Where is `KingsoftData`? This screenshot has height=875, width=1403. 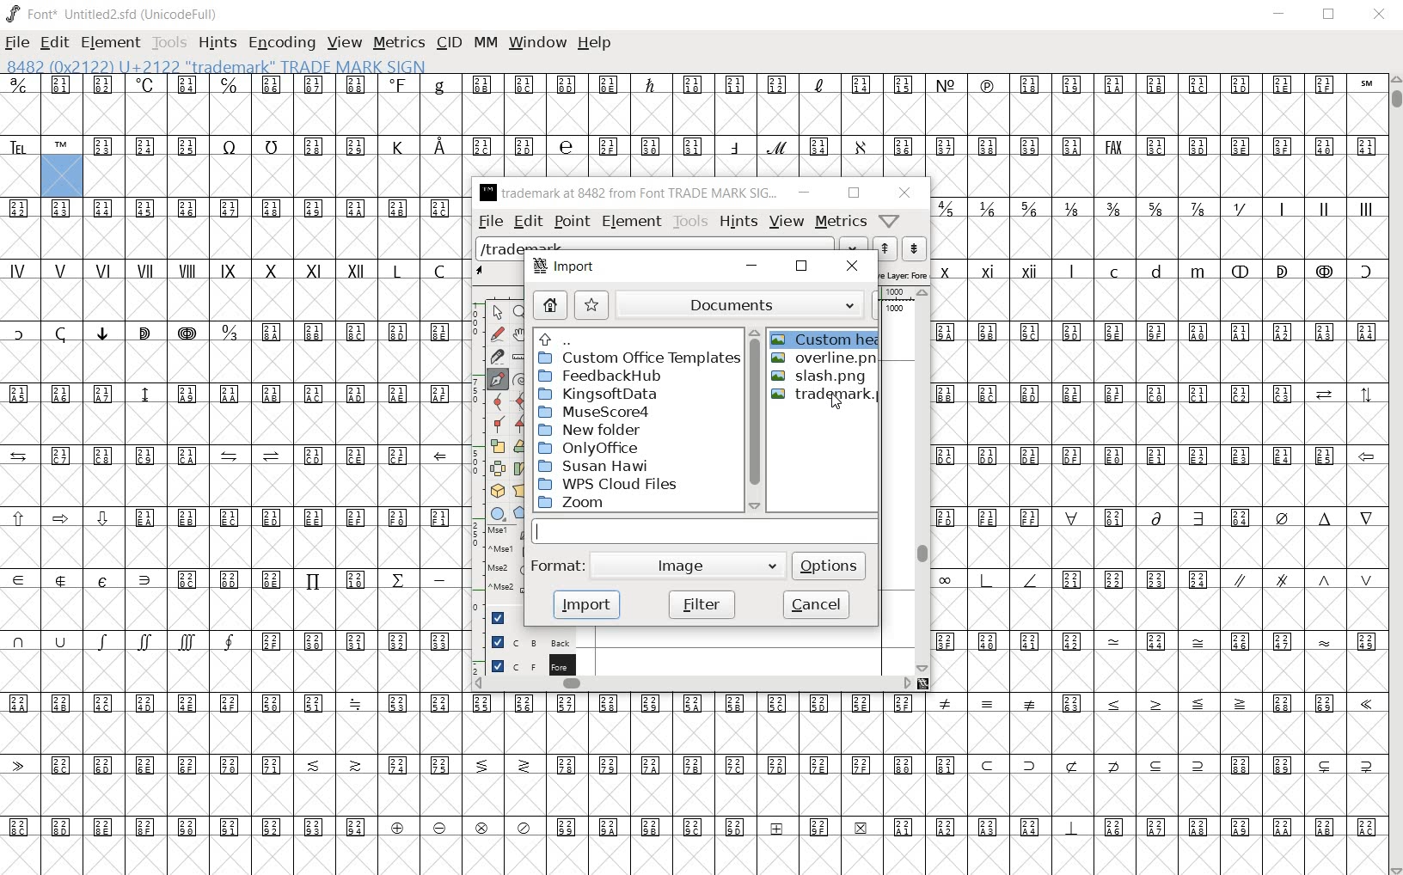 KingsoftData is located at coordinates (597, 395).